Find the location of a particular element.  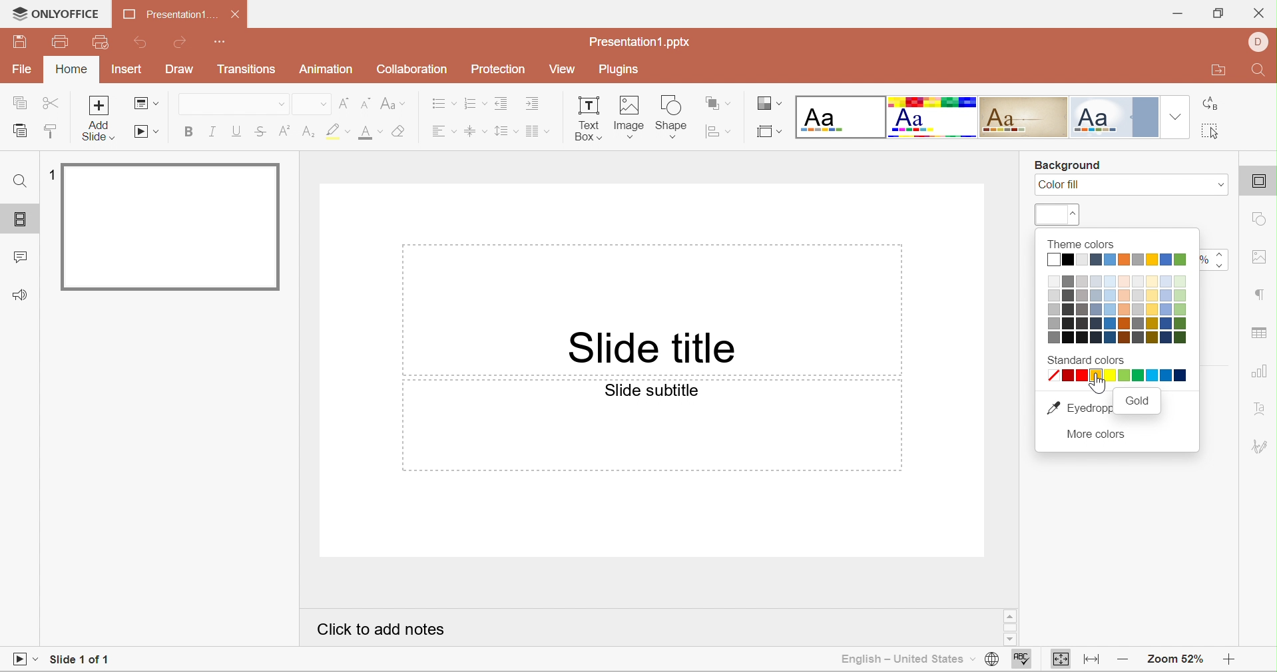

Standard colors is located at coordinates (1086, 359).